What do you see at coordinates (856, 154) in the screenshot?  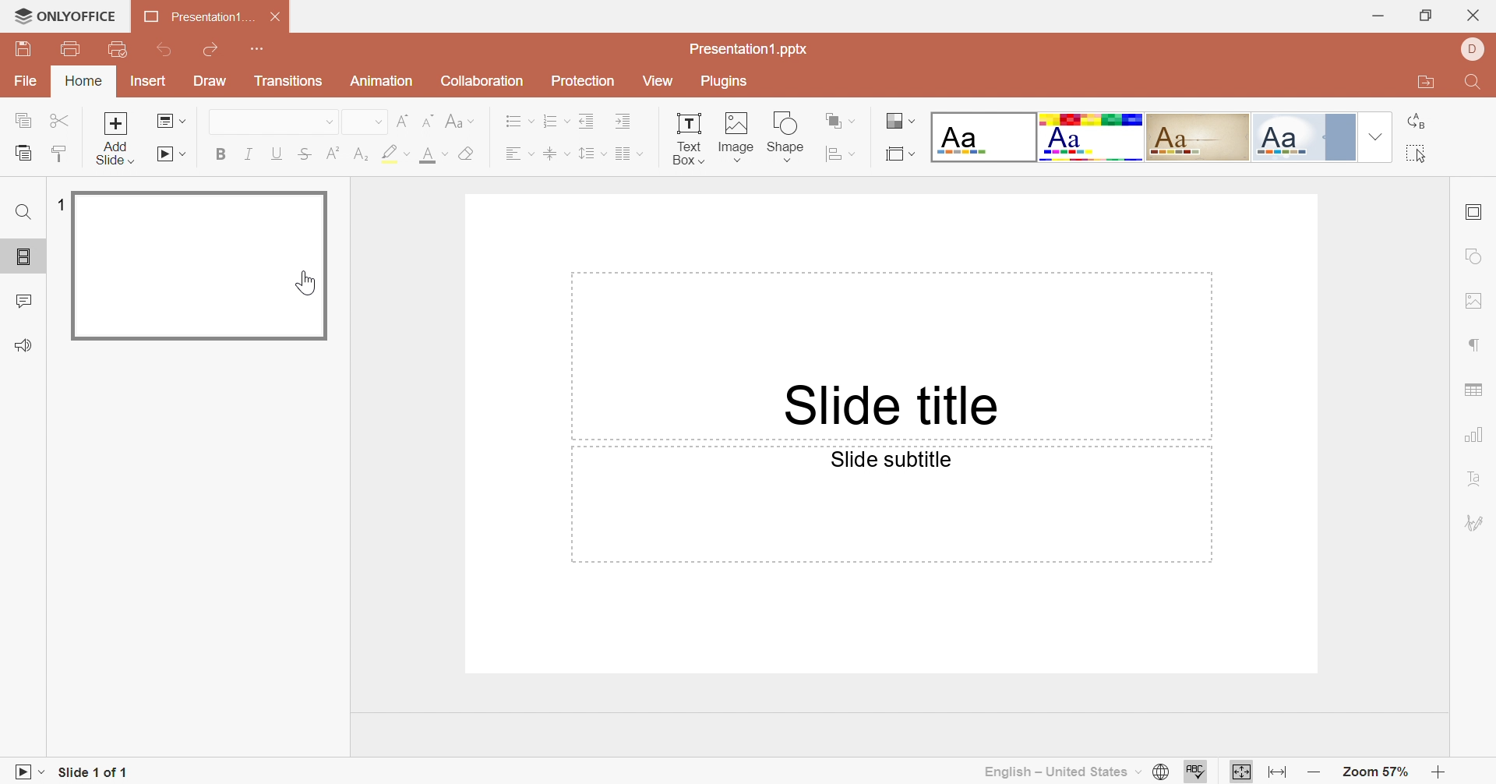 I see `Drop Down` at bounding box center [856, 154].